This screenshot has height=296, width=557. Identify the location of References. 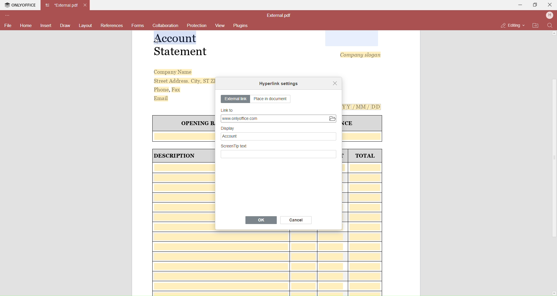
(112, 26).